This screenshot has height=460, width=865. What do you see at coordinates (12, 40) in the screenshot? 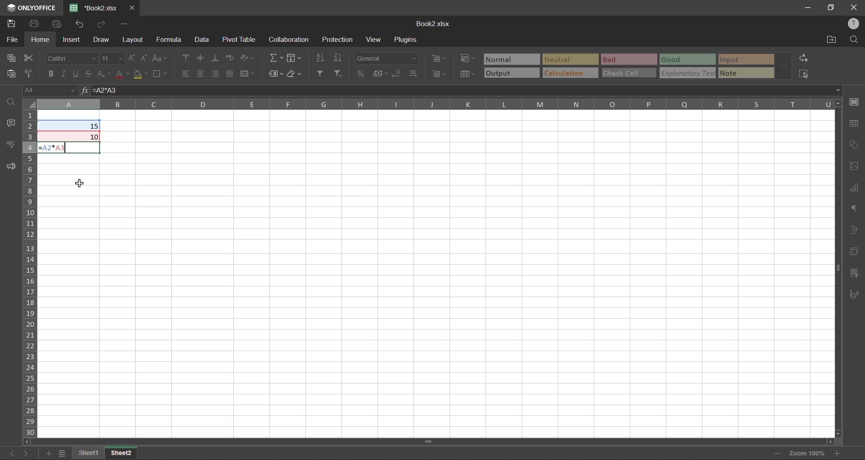
I see `file` at bounding box center [12, 40].